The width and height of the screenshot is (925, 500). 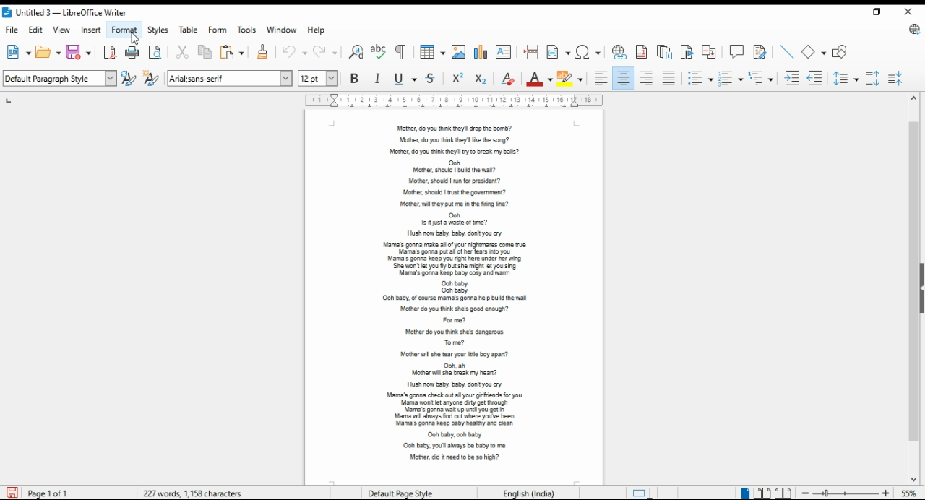 What do you see at coordinates (206, 52) in the screenshot?
I see `copy` at bounding box center [206, 52].